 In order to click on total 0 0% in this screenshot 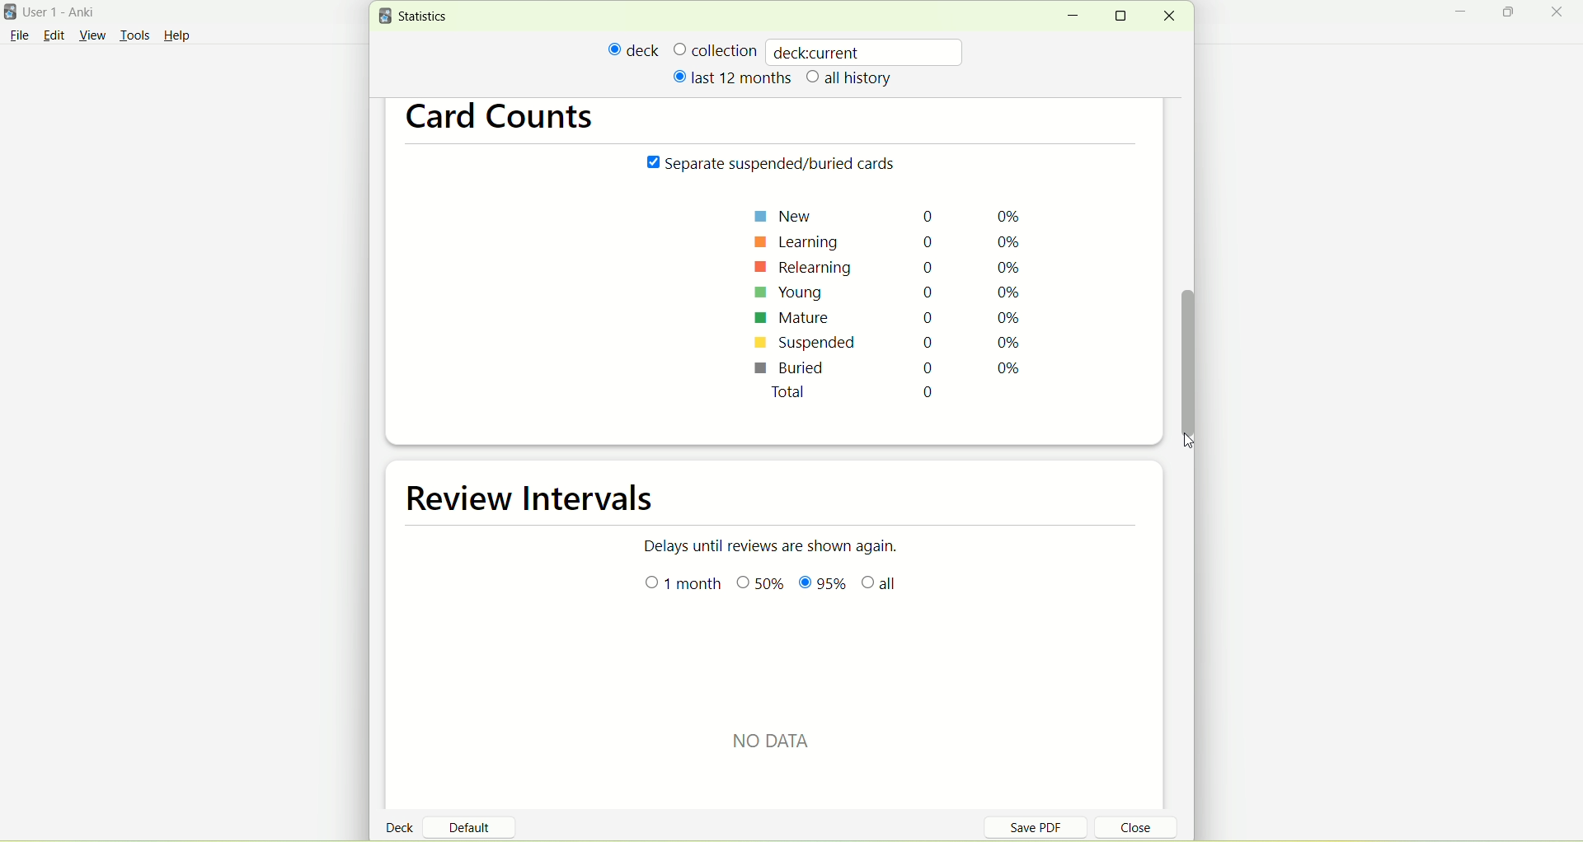, I will do `click(905, 396)`.